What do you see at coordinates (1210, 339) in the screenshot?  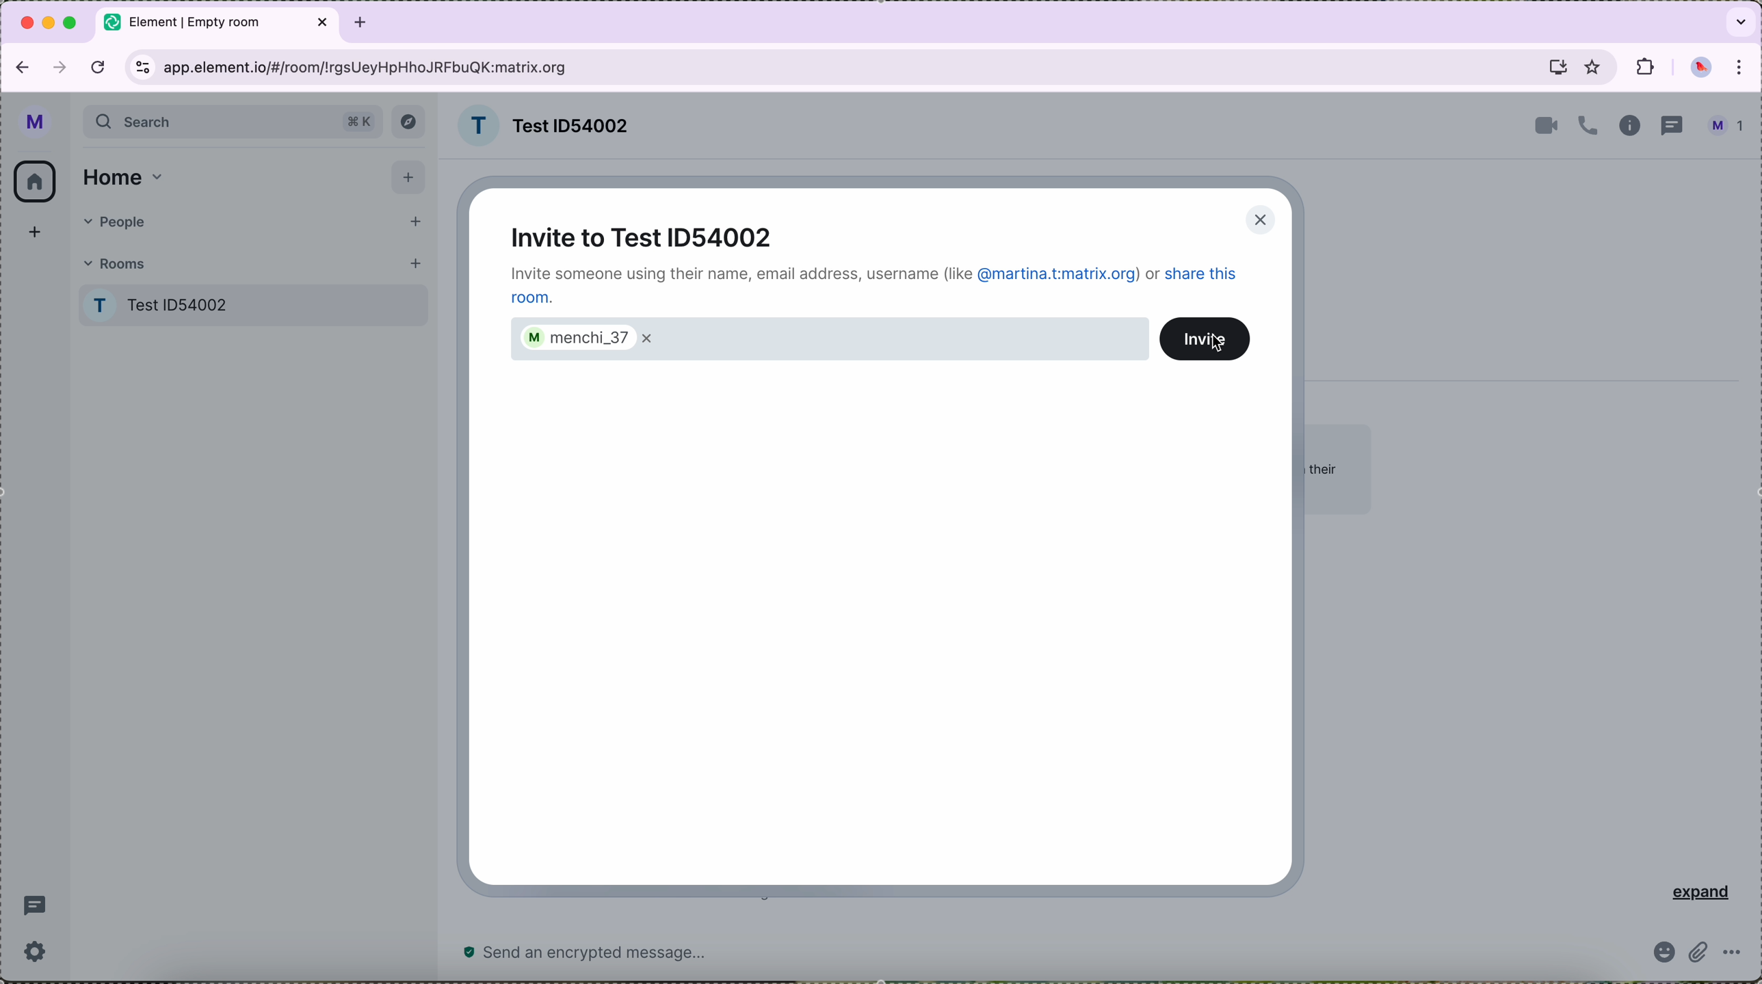 I see `invite button` at bounding box center [1210, 339].